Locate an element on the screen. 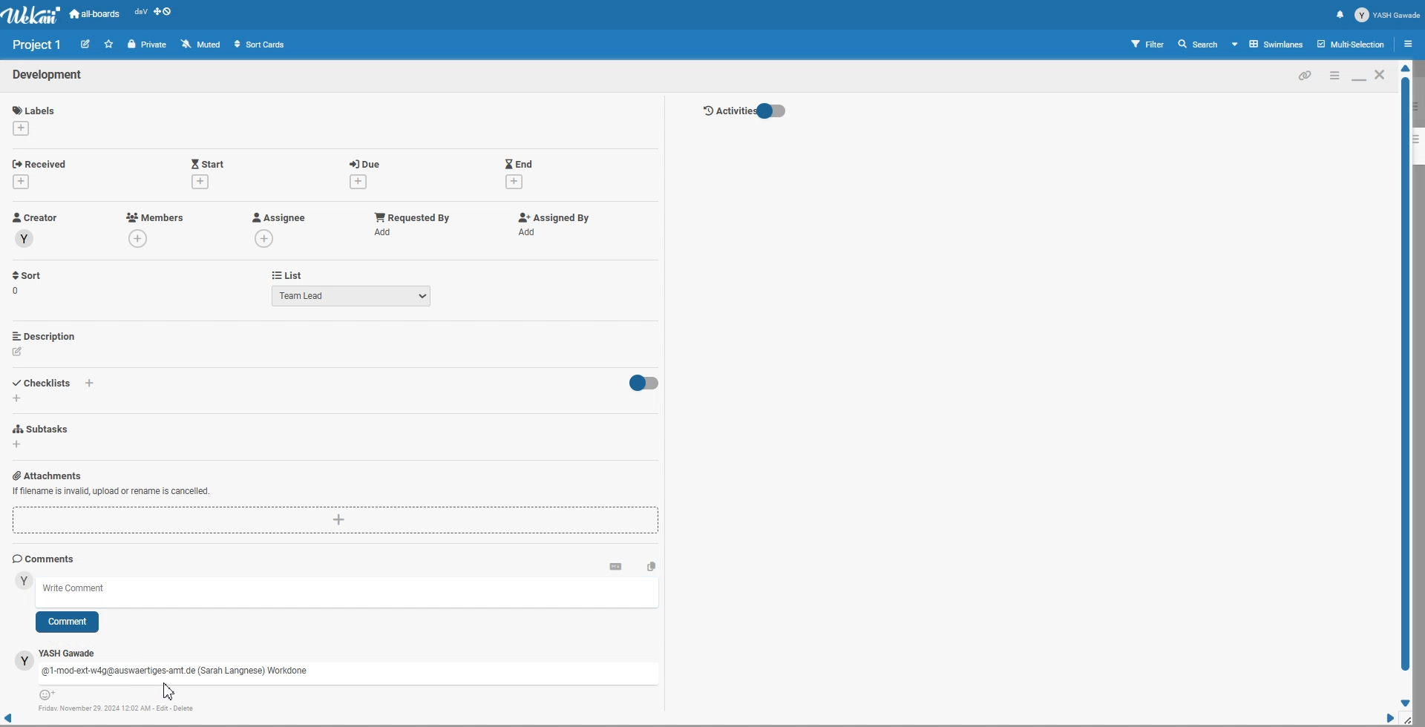  Creator Profile is located at coordinates (36, 218).